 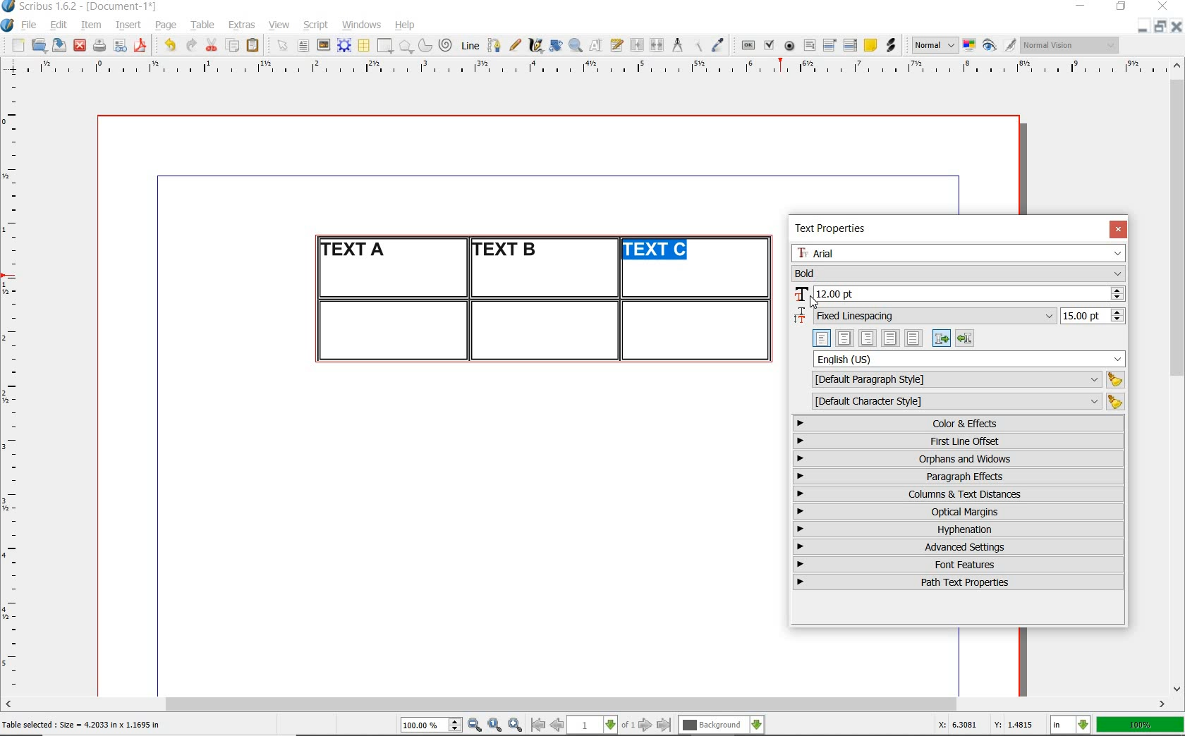 I want to click on ruler, so click(x=16, y=385).